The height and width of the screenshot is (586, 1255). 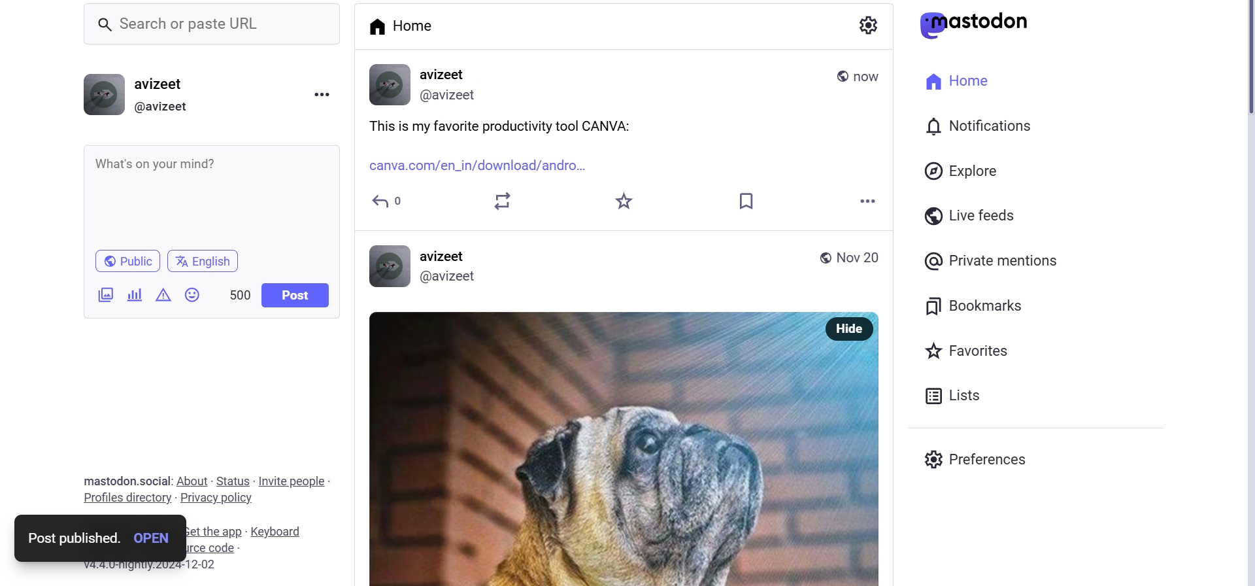 What do you see at coordinates (234, 478) in the screenshot?
I see `status` at bounding box center [234, 478].